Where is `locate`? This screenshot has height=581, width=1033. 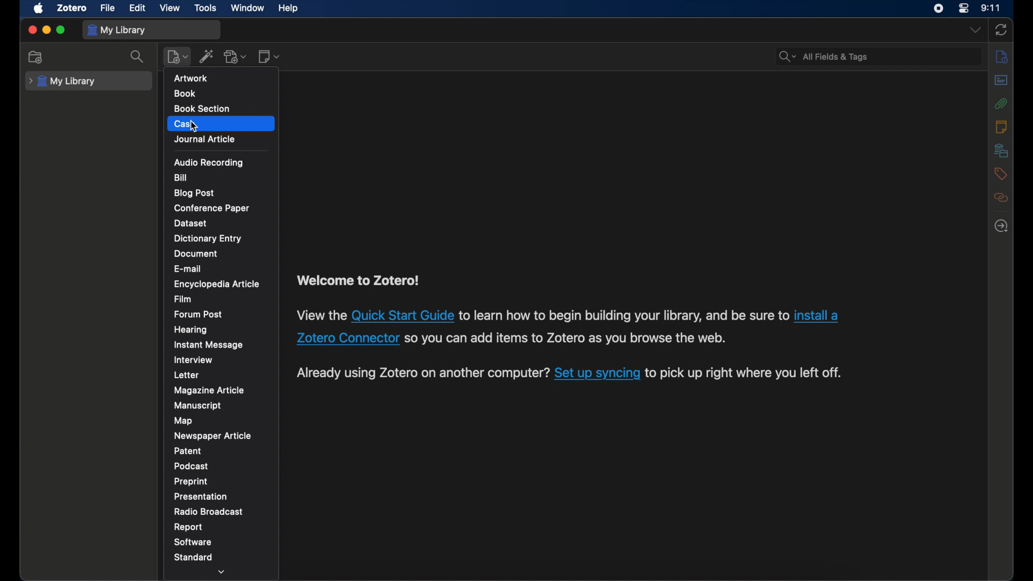 locate is located at coordinates (1001, 225).